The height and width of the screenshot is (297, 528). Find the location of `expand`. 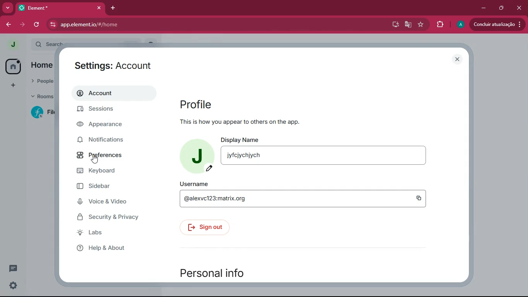

expand is located at coordinates (27, 45).